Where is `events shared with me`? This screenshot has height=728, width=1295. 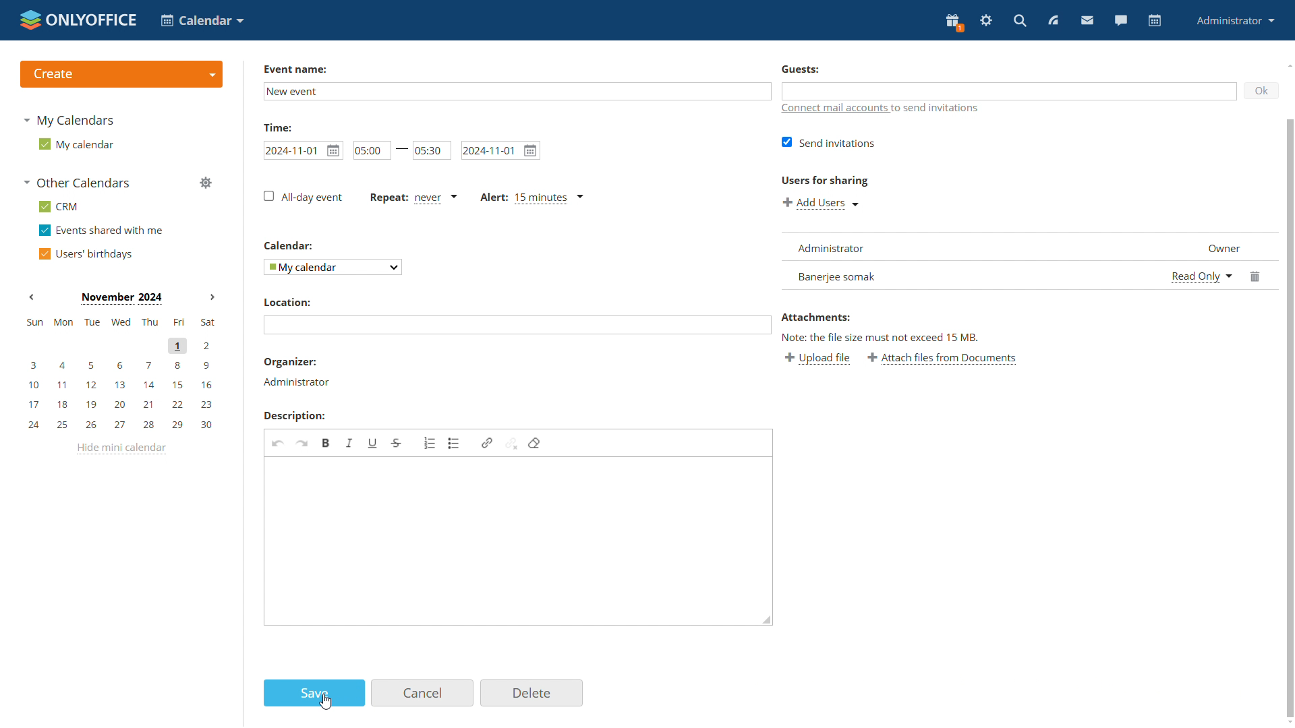 events shared with me is located at coordinates (101, 231).